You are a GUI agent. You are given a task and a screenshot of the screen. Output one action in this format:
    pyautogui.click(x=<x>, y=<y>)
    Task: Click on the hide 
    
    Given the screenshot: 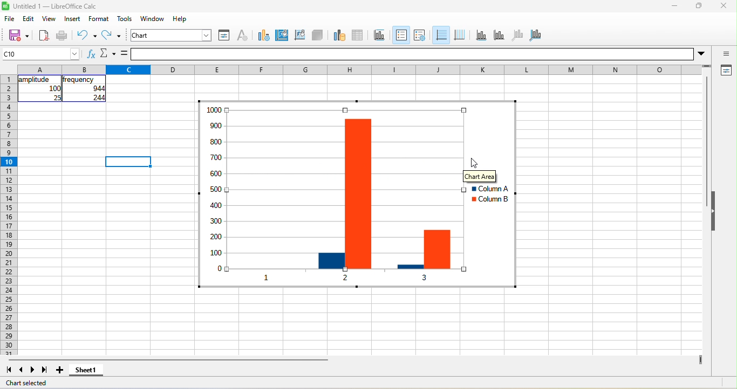 What is the action you would take?
    pyautogui.click(x=715, y=212)
    